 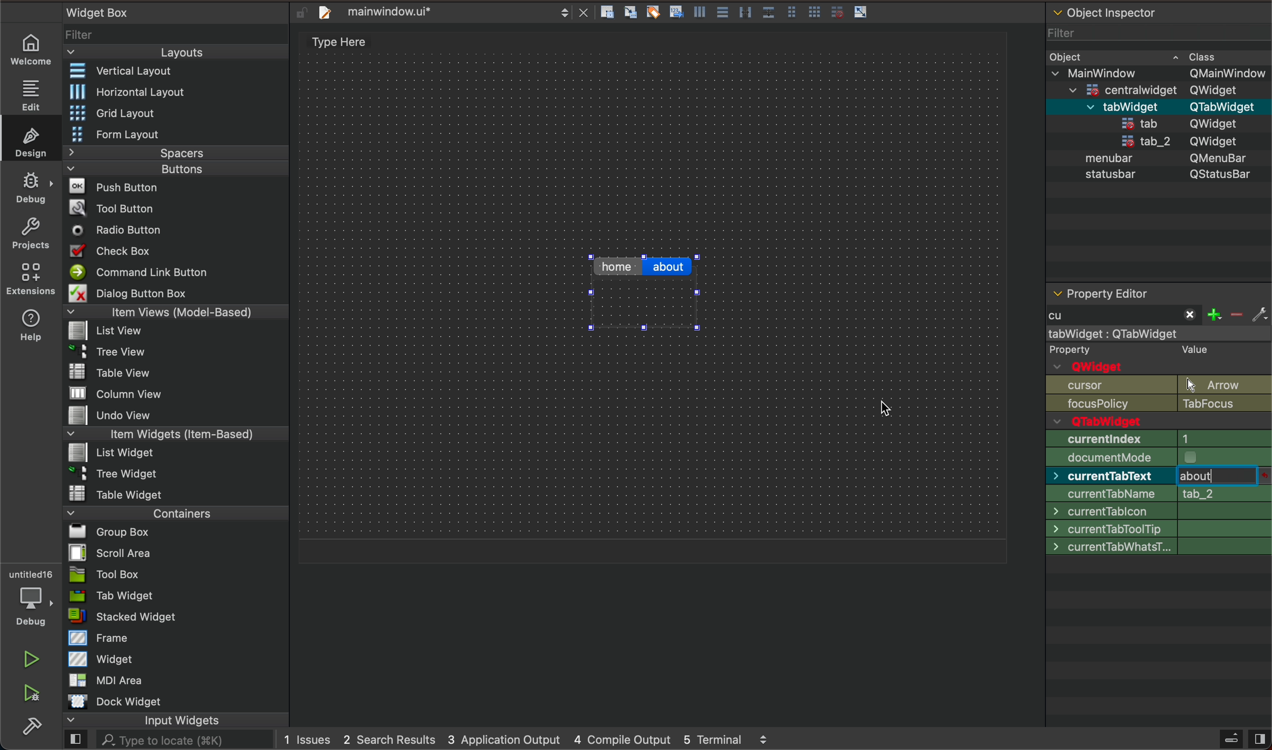 I want to click on close sidebar, so click(x=1240, y=739).